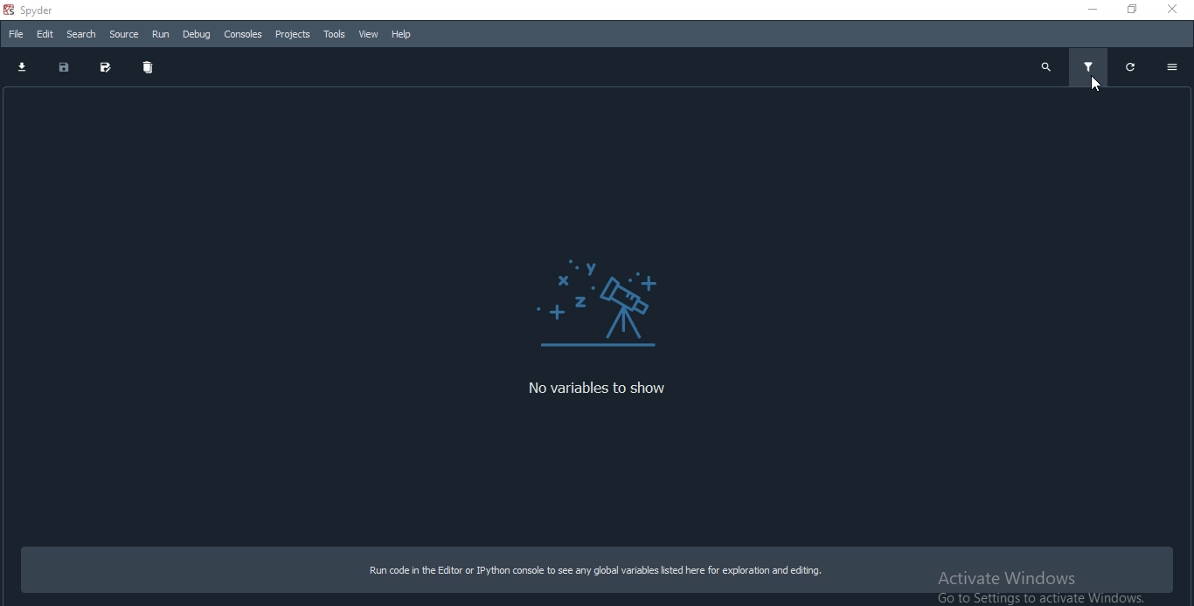  What do you see at coordinates (1175, 10) in the screenshot?
I see `Close` at bounding box center [1175, 10].